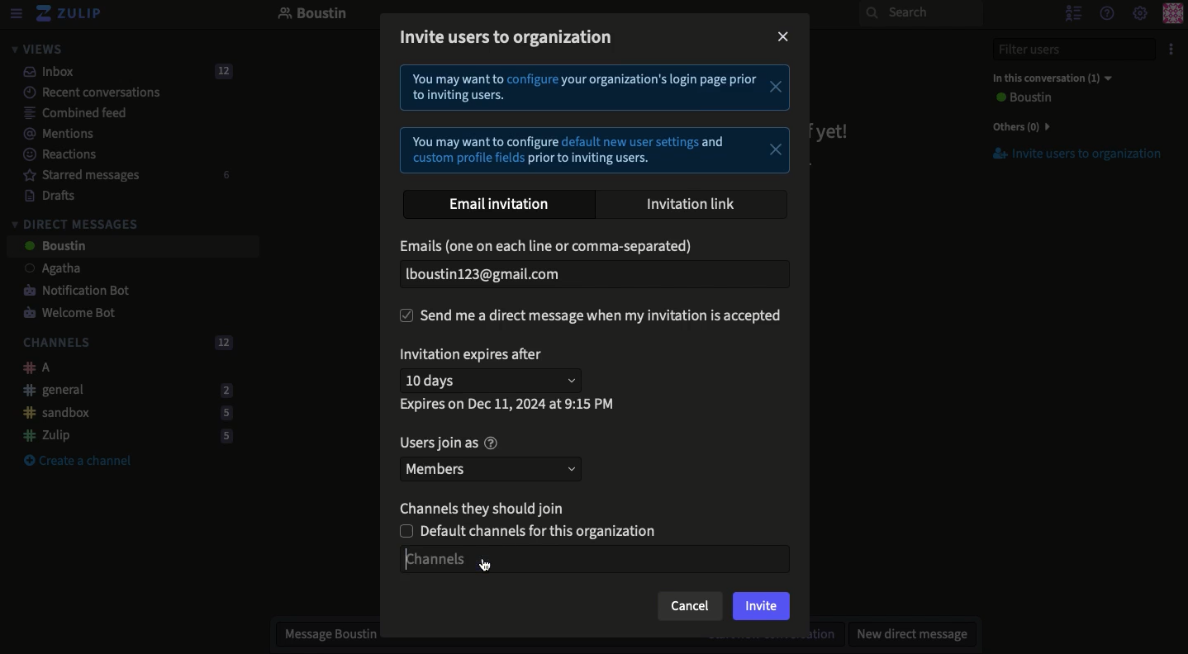 The image size is (1188, 654). Describe the element at coordinates (509, 404) in the screenshot. I see `Expires on data` at that location.